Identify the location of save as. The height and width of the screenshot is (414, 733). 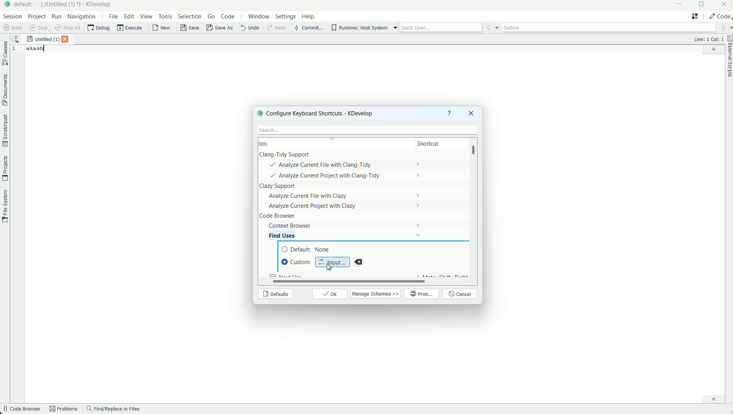
(220, 28).